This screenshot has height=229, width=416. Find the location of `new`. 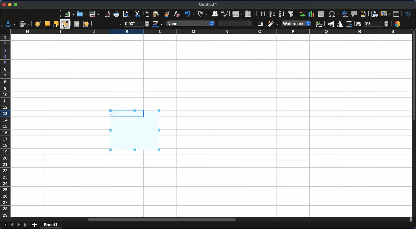

new is located at coordinates (69, 14).